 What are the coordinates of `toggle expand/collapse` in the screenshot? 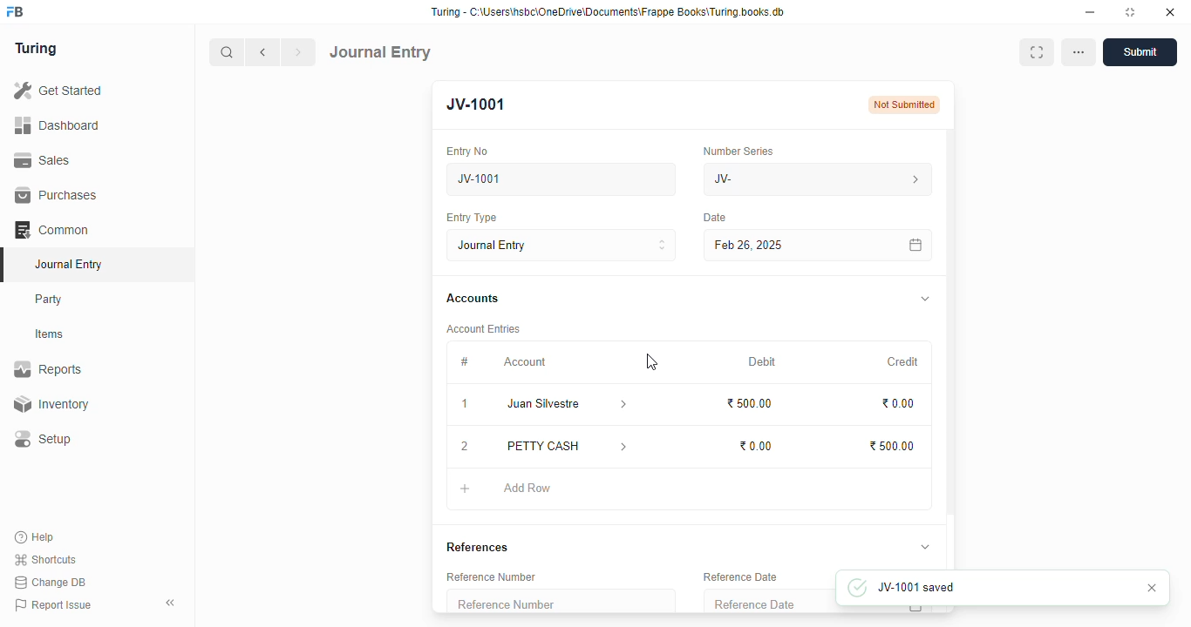 It's located at (926, 300).